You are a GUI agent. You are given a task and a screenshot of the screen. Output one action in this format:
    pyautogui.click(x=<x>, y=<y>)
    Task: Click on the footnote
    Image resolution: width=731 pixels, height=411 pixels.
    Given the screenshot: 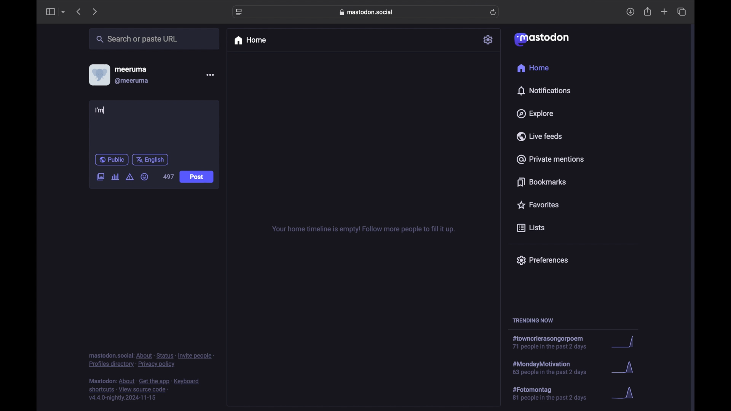 What is the action you would take?
    pyautogui.click(x=144, y=390)
    